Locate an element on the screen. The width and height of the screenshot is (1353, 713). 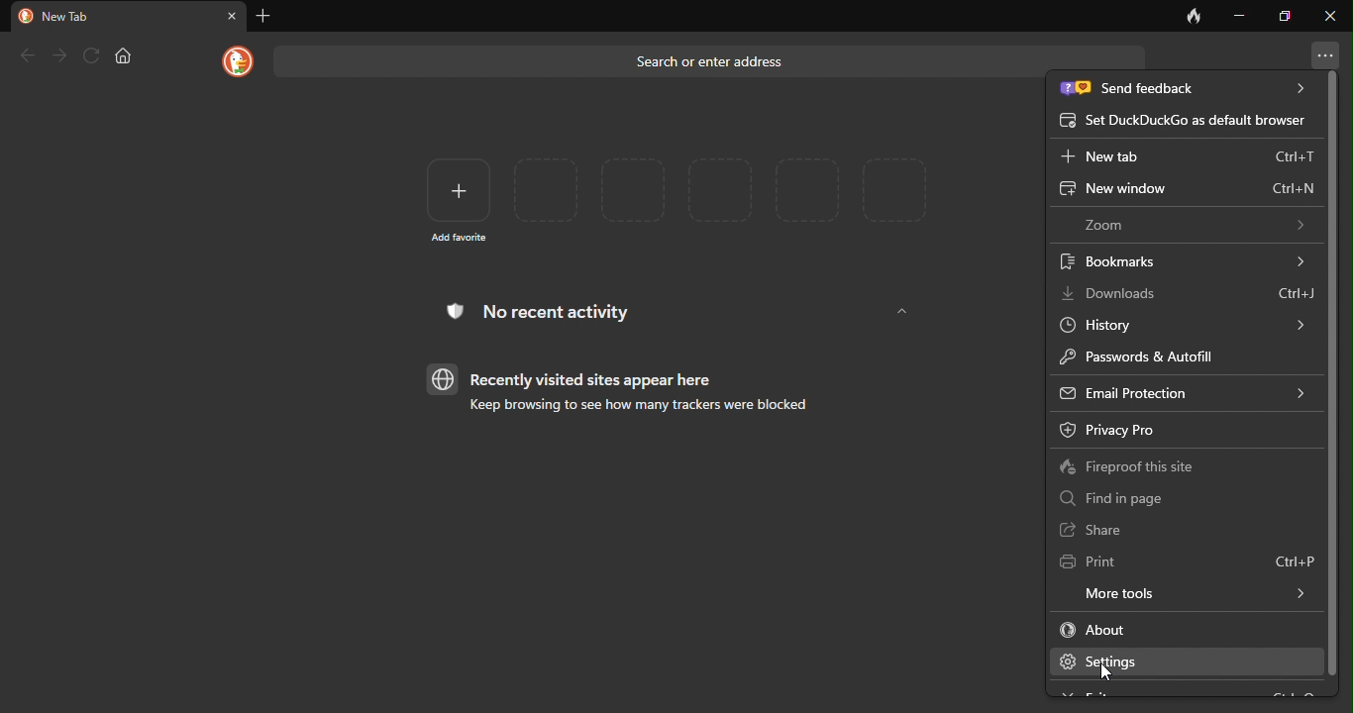
back is located at coordinates (26, 55).